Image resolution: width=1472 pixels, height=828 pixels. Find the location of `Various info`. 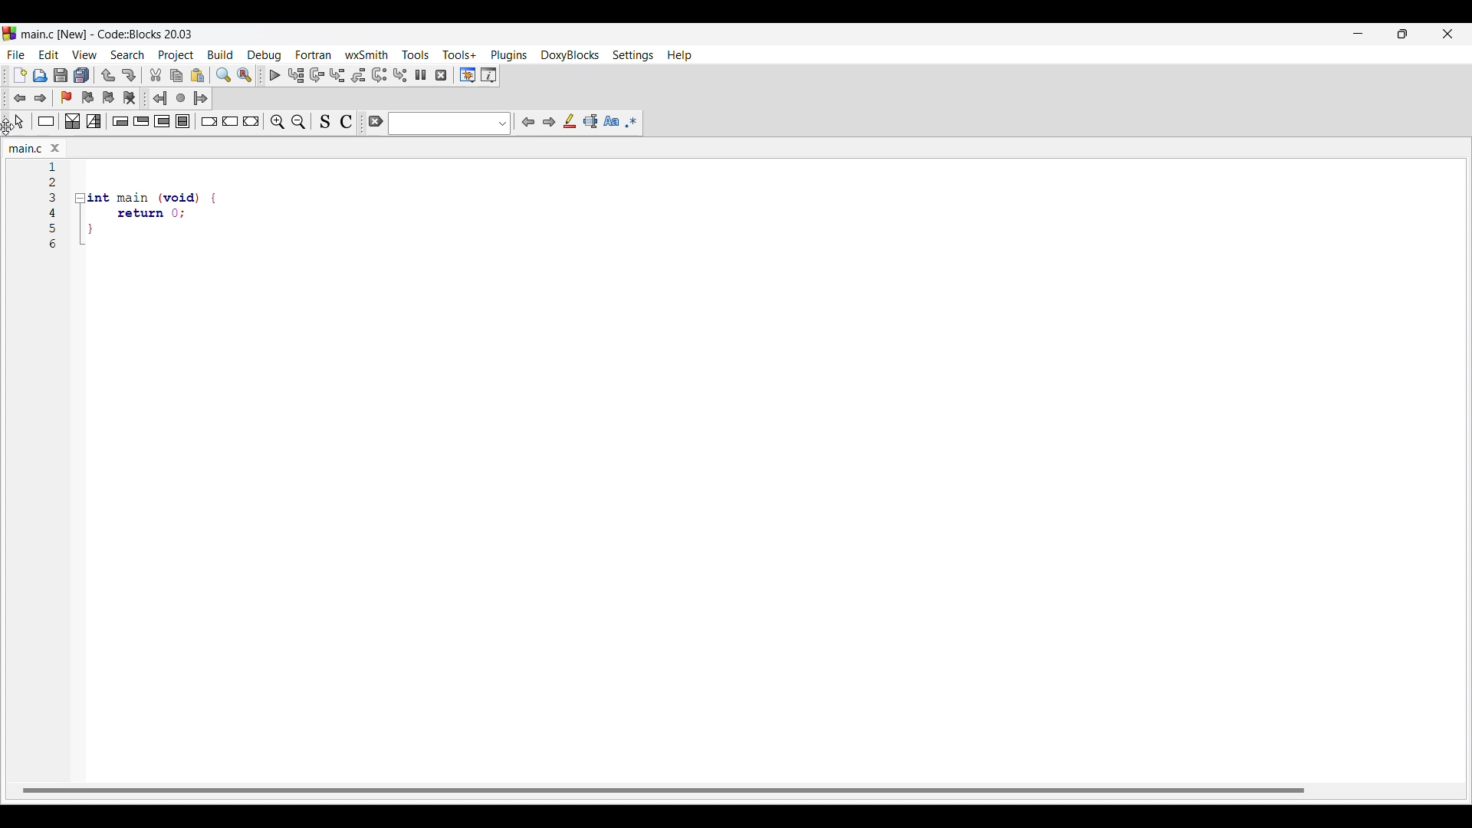

Various info is located at coordinates (489, 75).